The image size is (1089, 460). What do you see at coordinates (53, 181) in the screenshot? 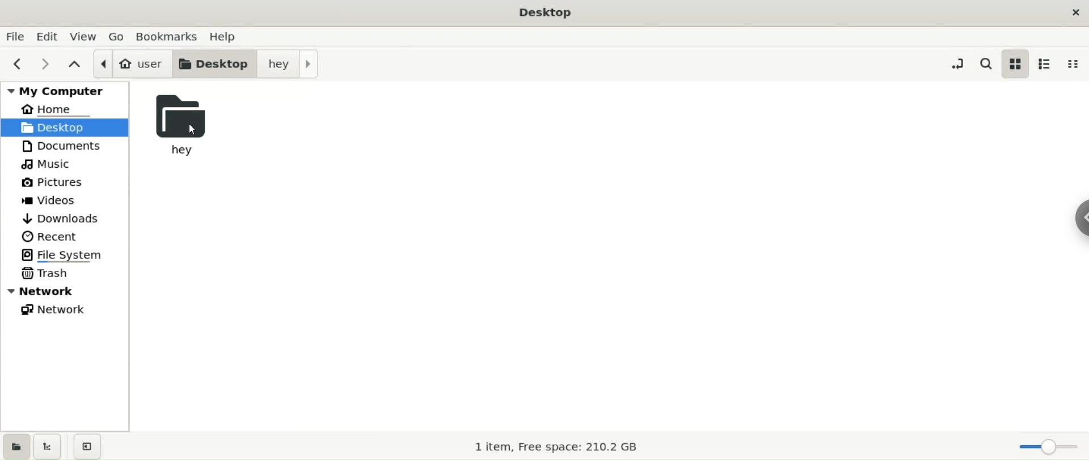
I see `pictures` at bounding box center [53, 181].